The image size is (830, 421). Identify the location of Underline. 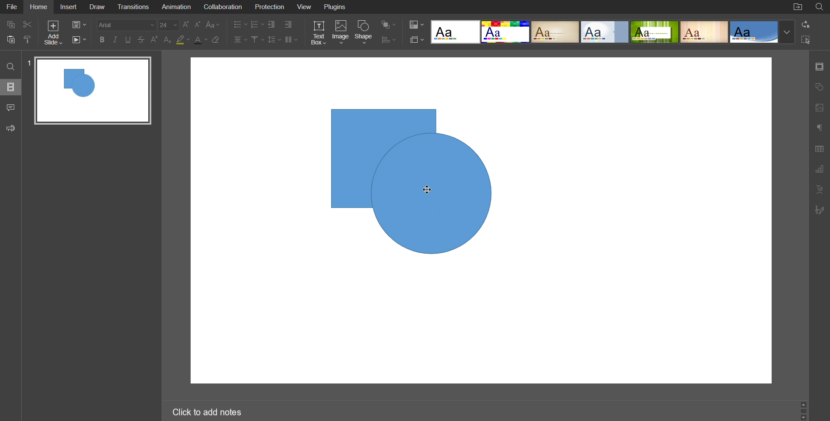
(128, 40).